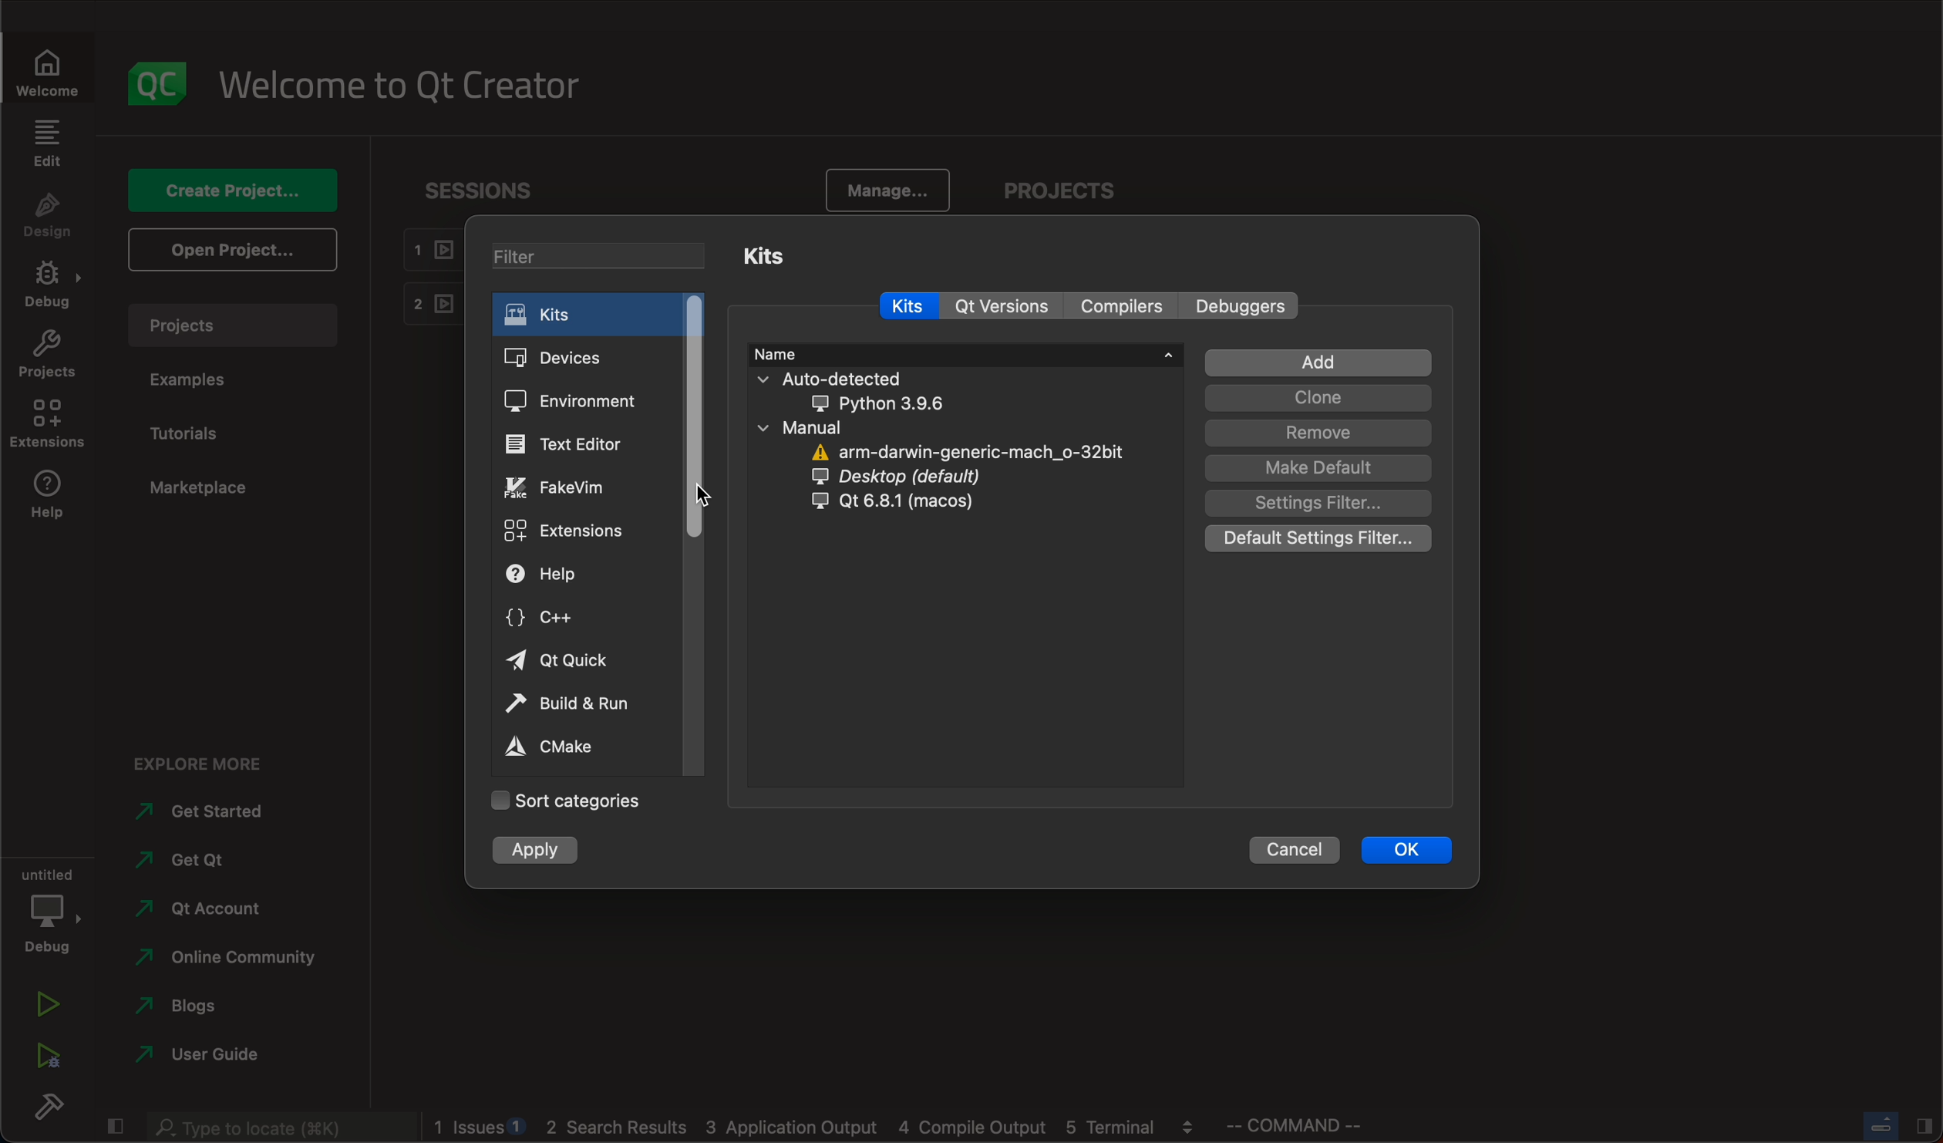  What do you see at coordinates (574, 358) in the screenshot?
I see `devices` at bounding box center [574, 358].